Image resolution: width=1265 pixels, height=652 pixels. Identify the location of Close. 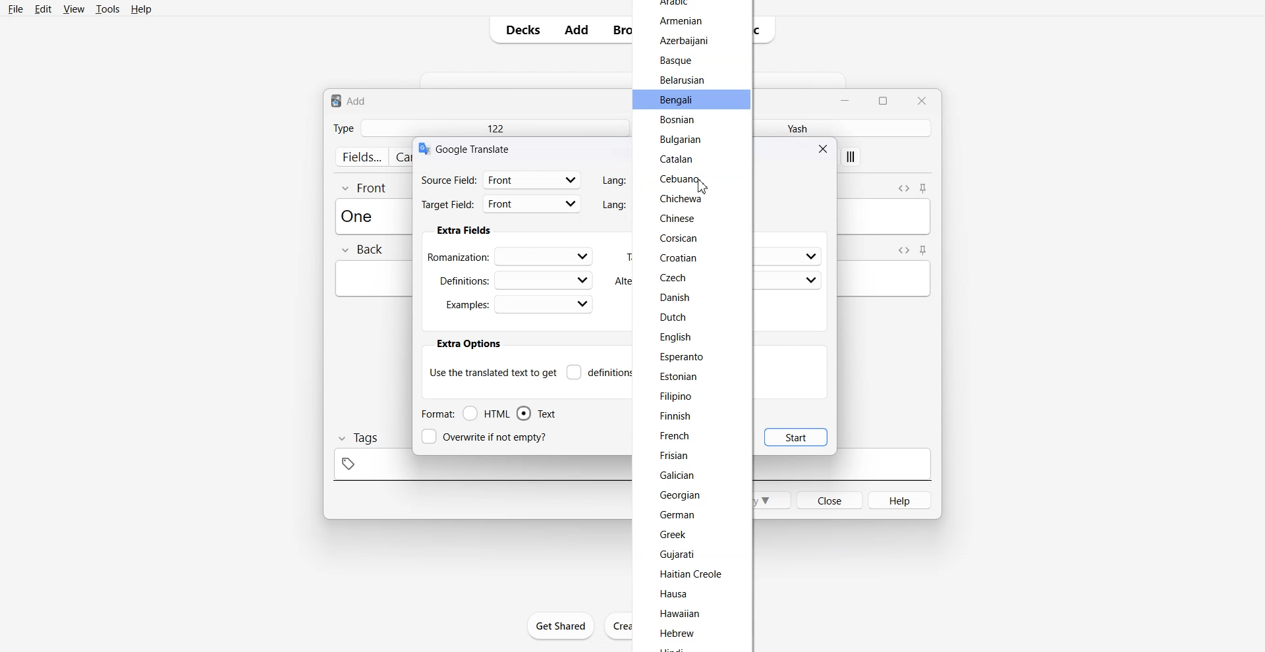
(921, 100).